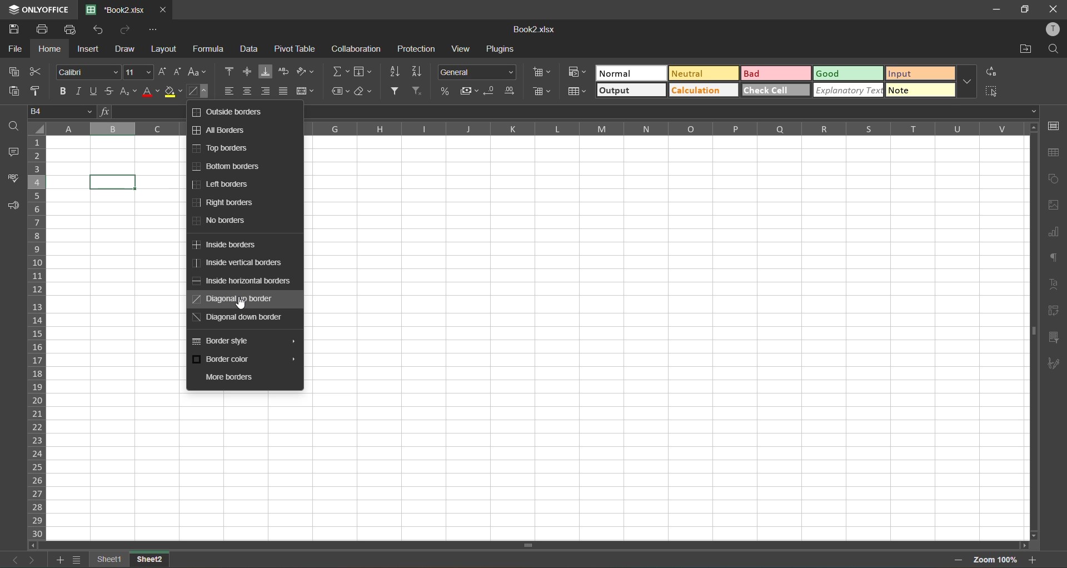 This screenshot has height=568, width=1067. What do you see at coordinates (162, 71) in the screenshot?
I see `increment size` at bounding box center [162, 71].